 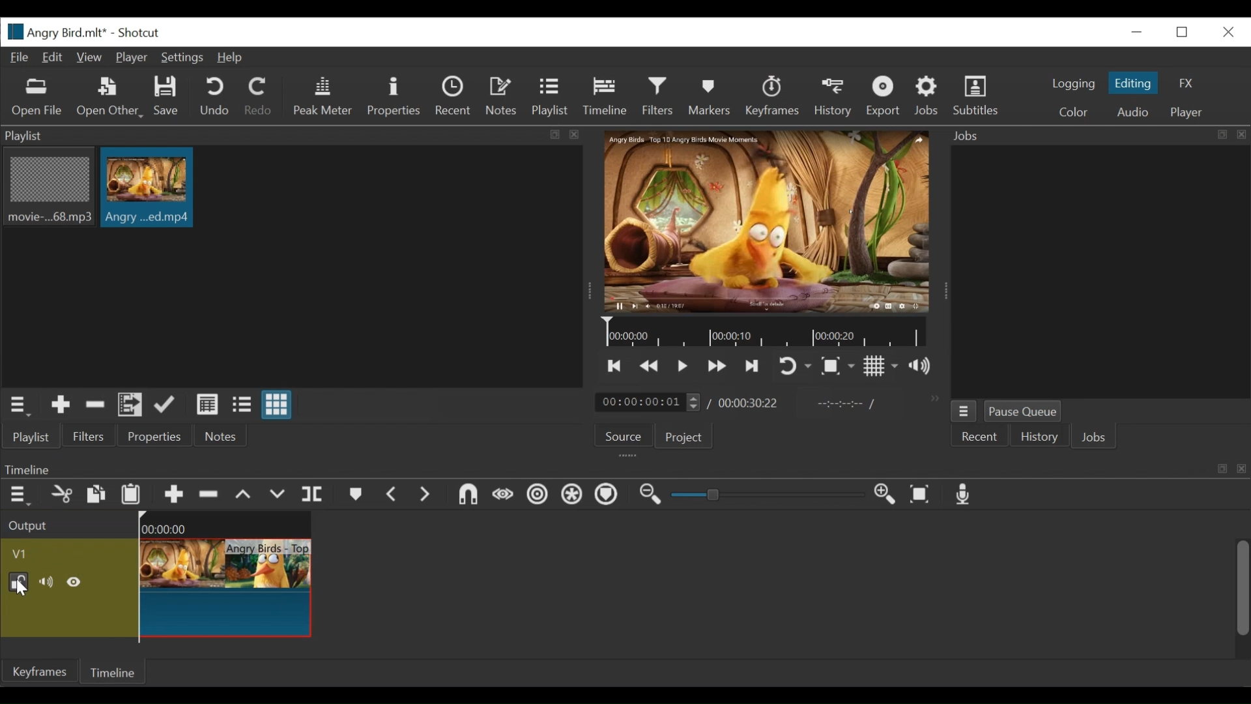 What do you see at coordinates (685, 437) in the screenshot?
I see `Project` at bounding box center [685, 437].